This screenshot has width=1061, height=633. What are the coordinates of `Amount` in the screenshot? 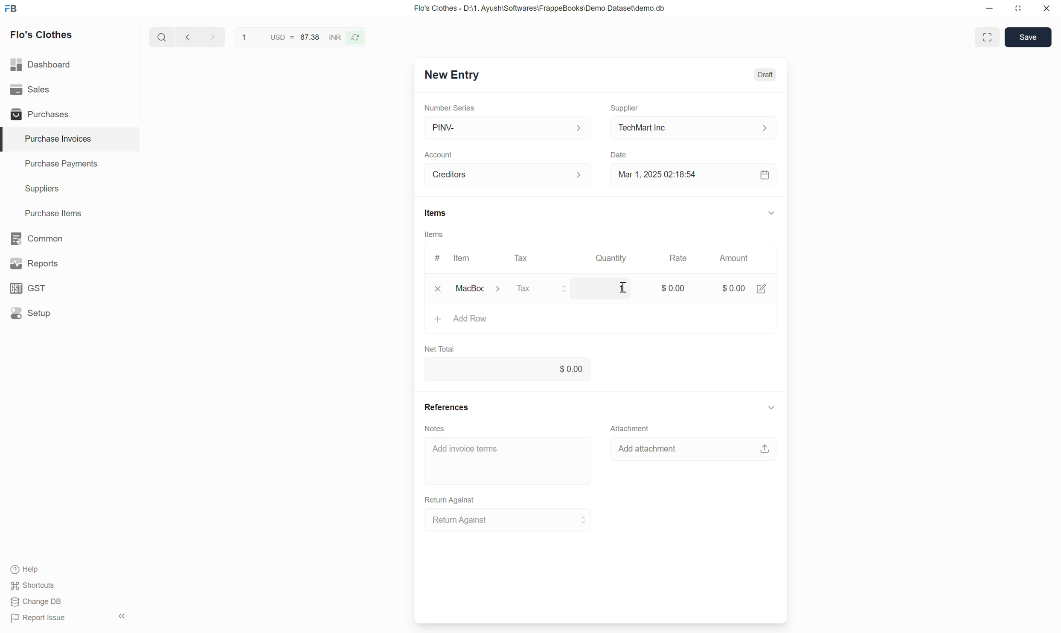 It's located at (737, 258).